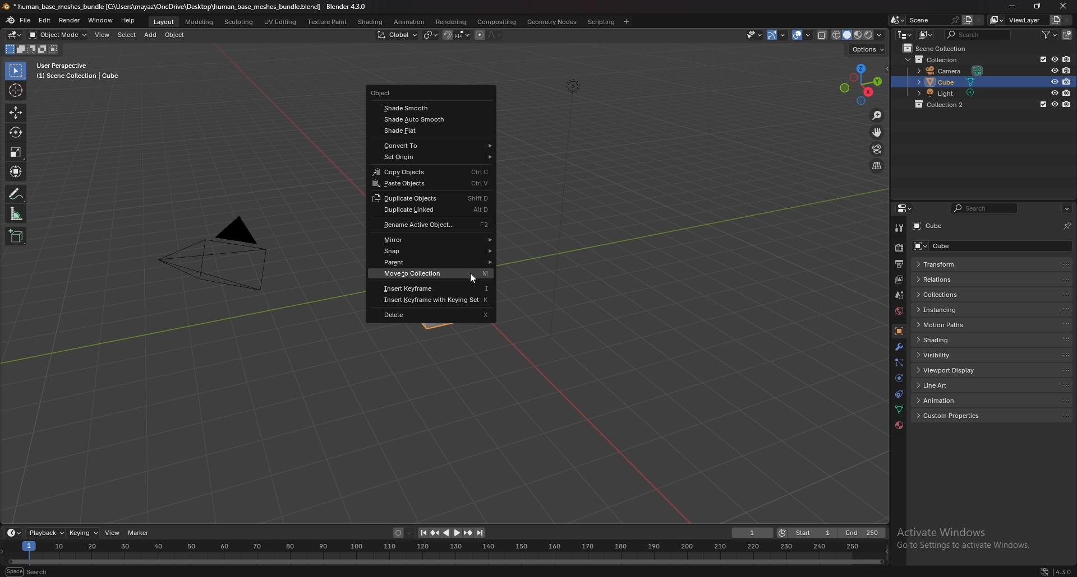 The width and height of the screenshot is (1077, 577). What do you see at coordinates (931, 226) in the screenshot?
I see `cube` at bounding box center [931, 226].